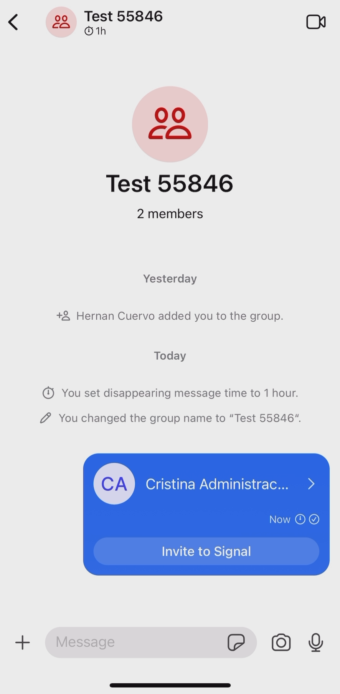 This screenshot has width=340, height=694. Describe the element at coordinates (282, 644) in the screenshot. I see `camera` at that location.